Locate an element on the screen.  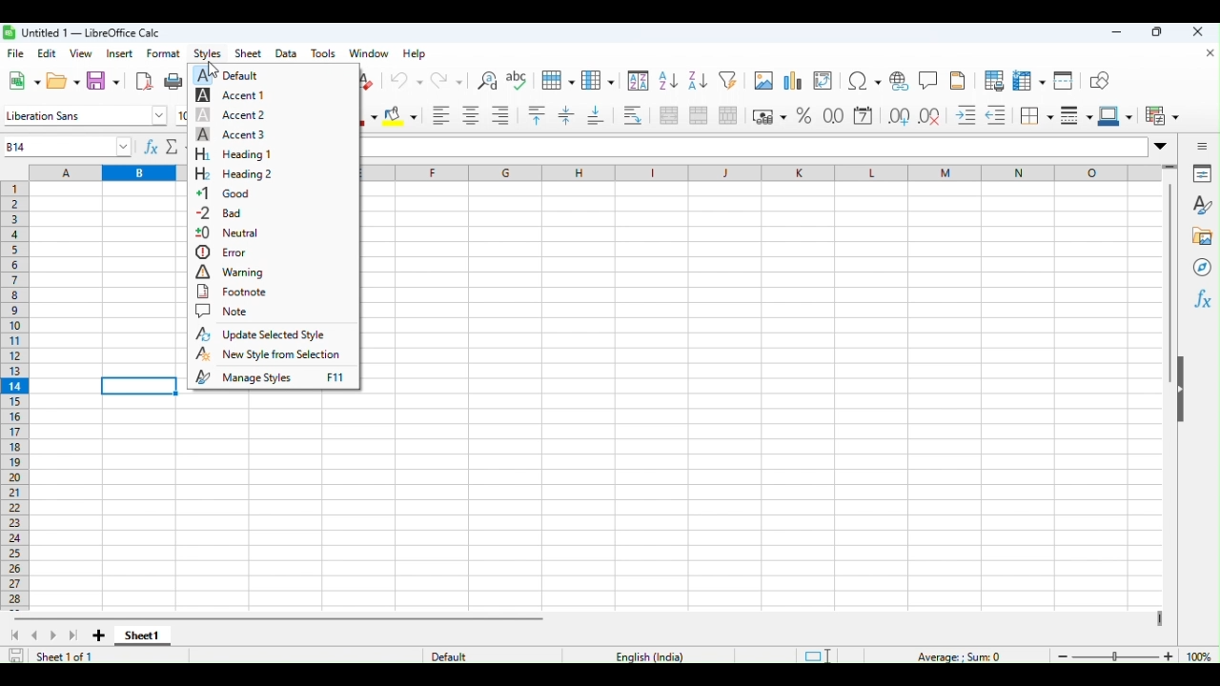
Shift decimal is located at coordinates (927, 117).